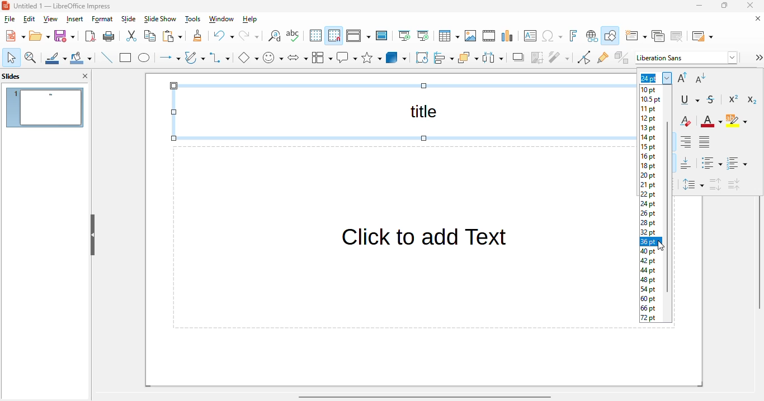  I want to click on arrange, so click(468, 58).